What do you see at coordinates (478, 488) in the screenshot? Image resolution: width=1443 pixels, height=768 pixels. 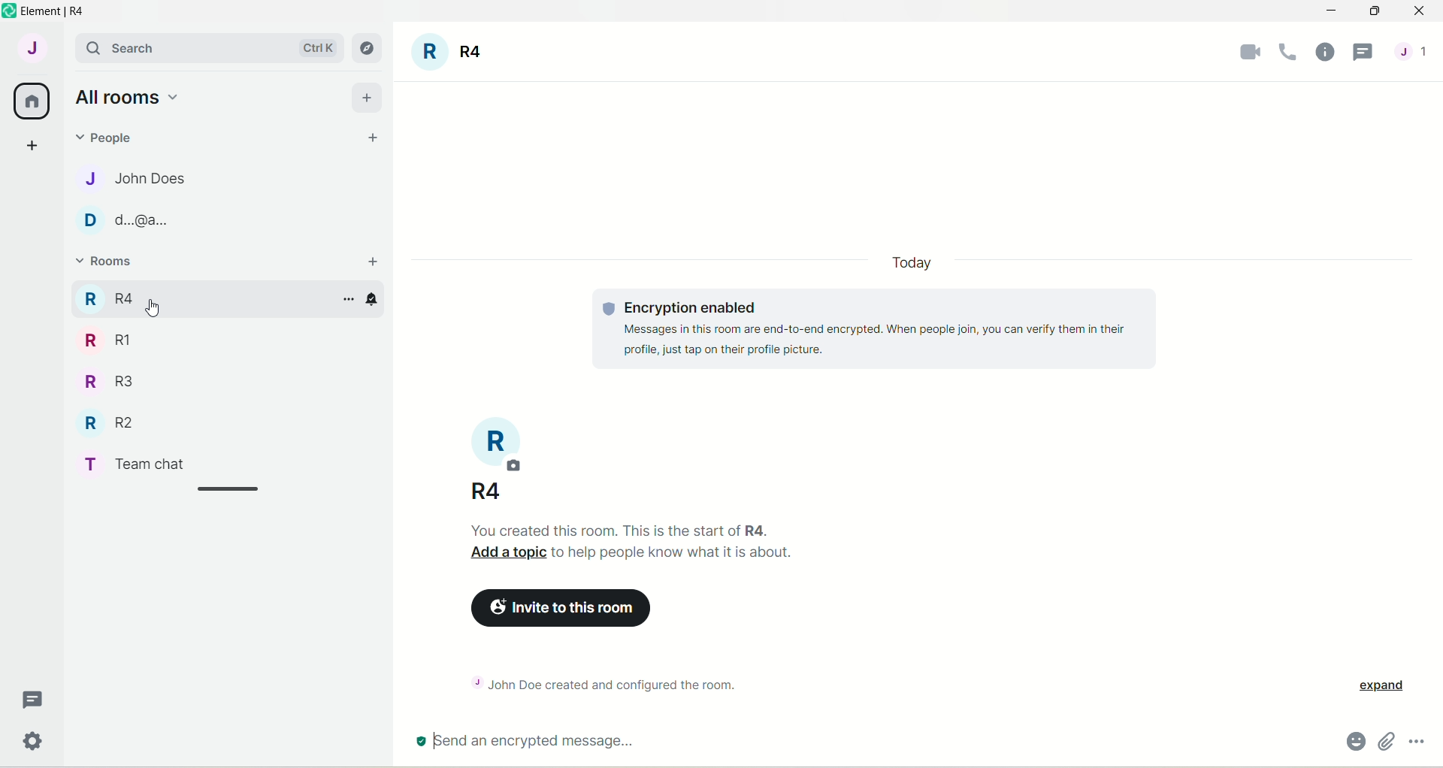 I see `RA4` at bounding box center [478, 488].